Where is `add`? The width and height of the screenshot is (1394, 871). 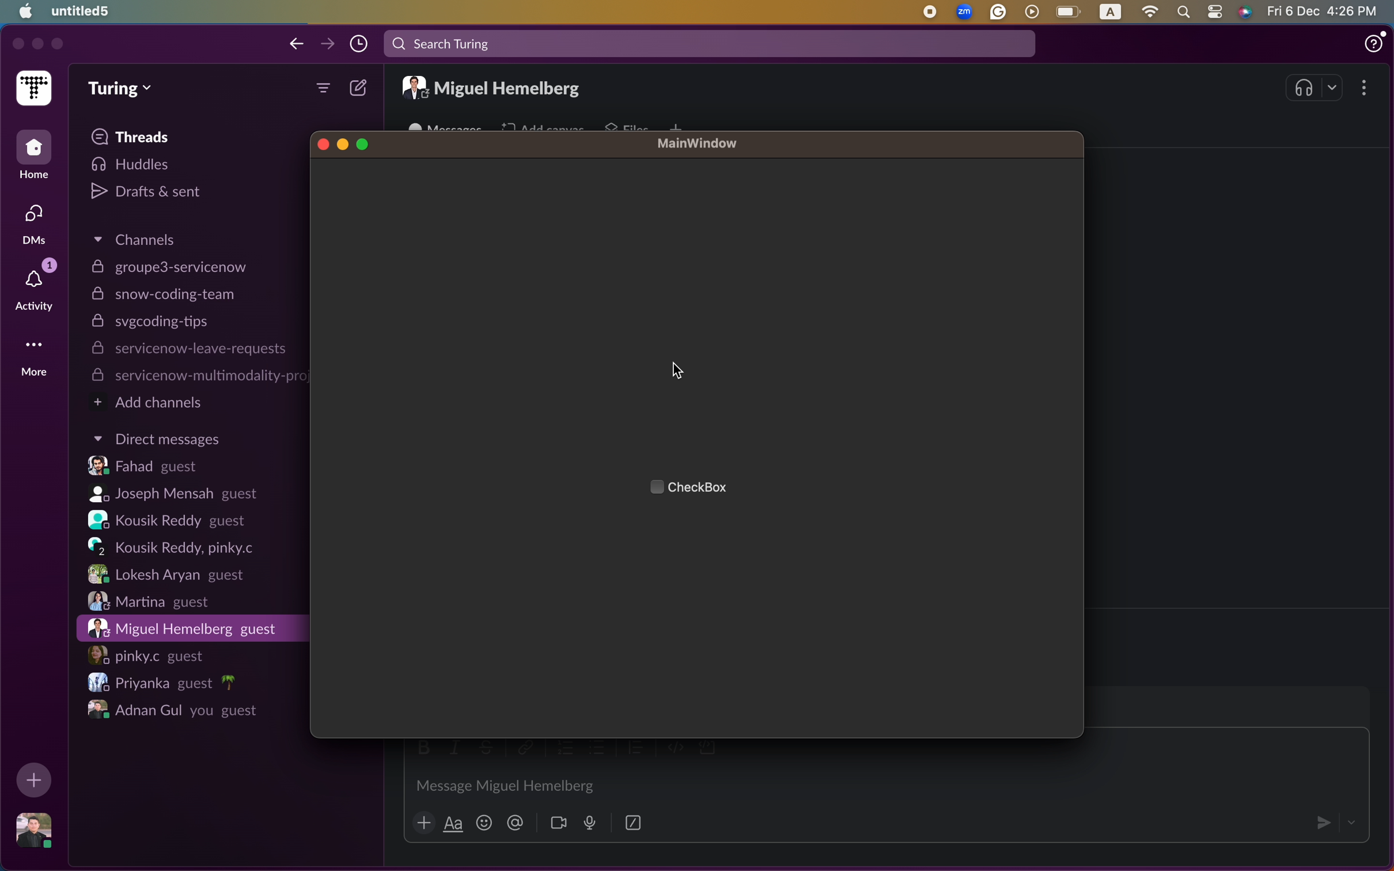 add is located at coordinates (35, 780).